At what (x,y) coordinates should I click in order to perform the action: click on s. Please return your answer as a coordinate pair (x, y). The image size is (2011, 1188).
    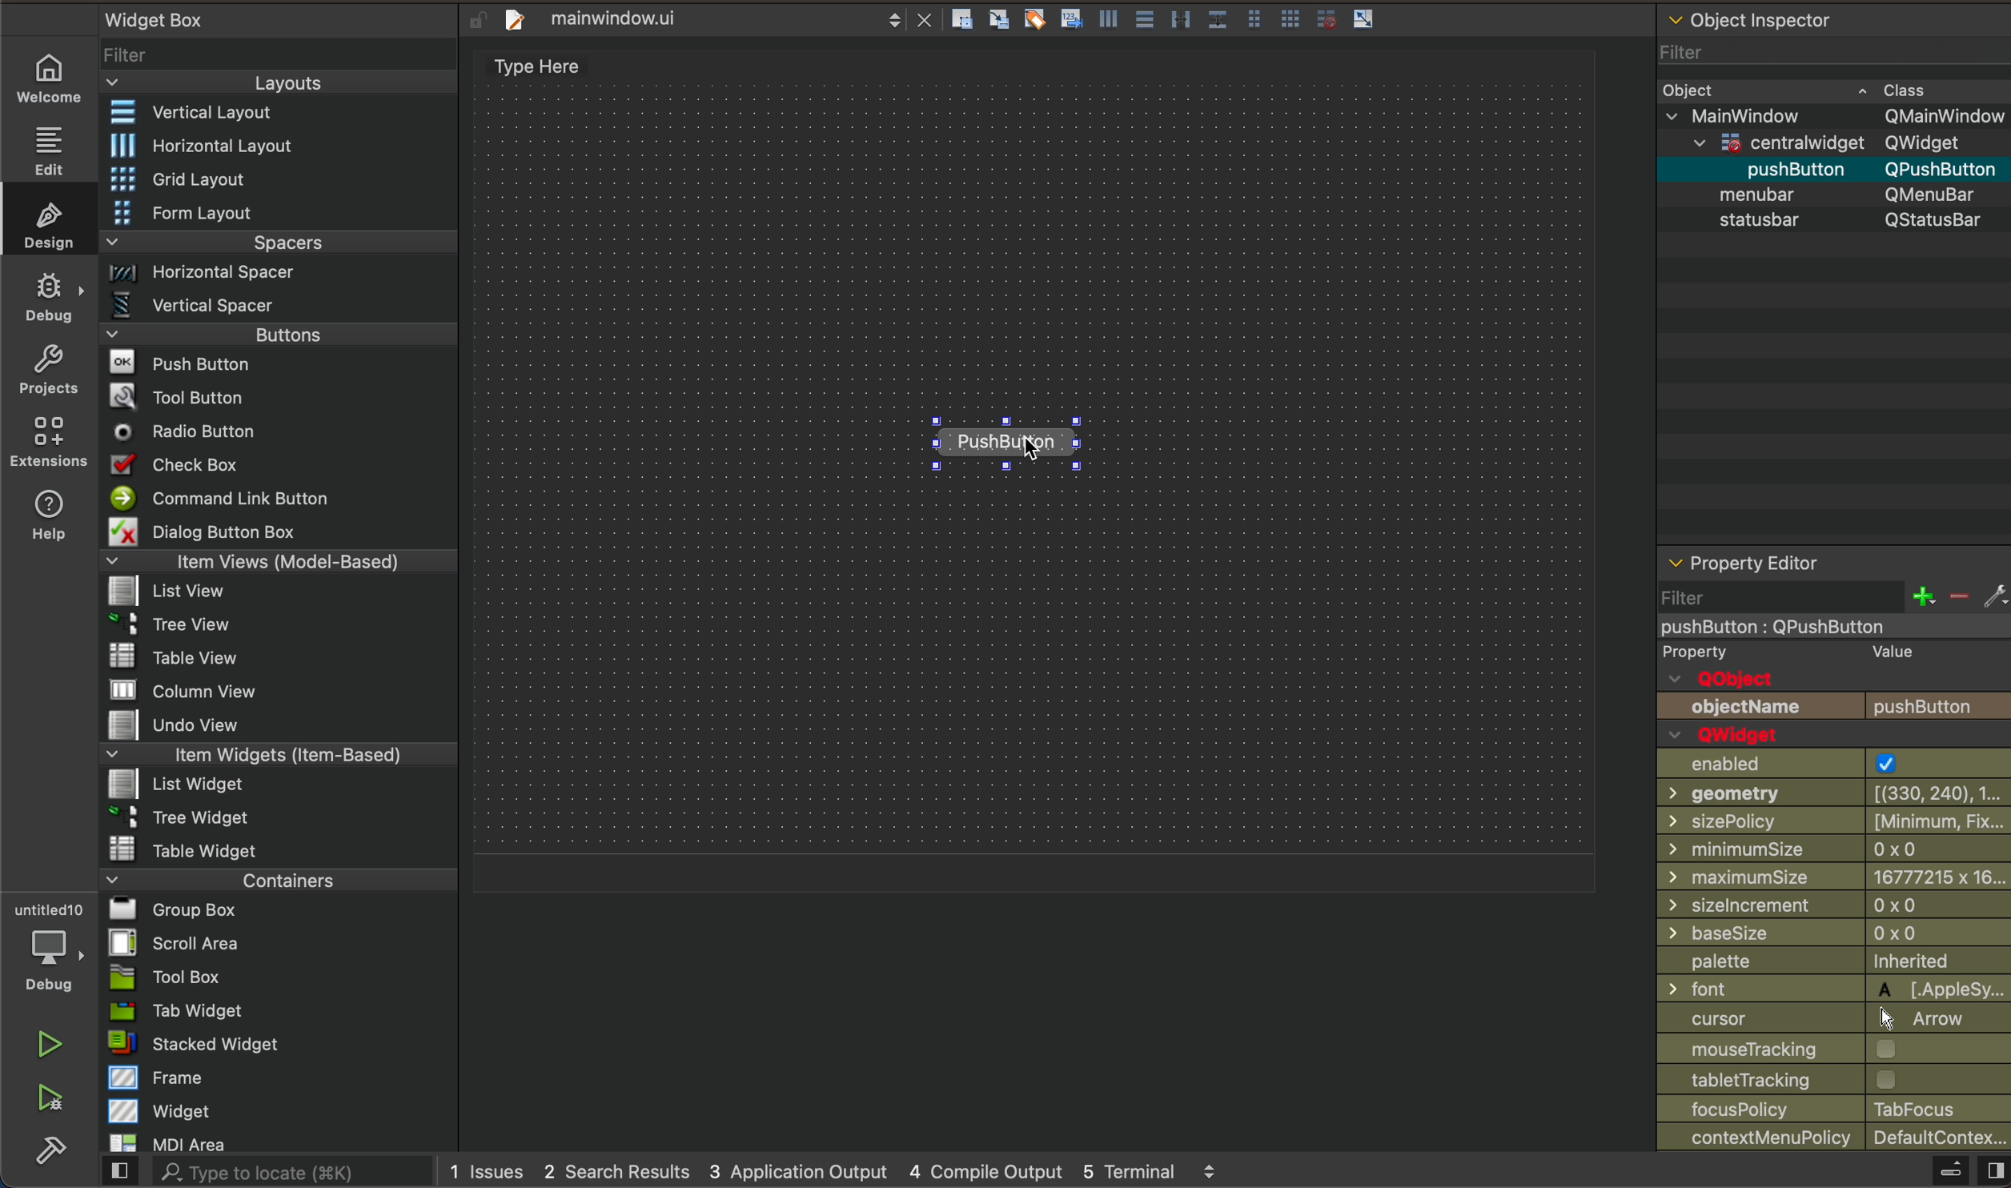
    Looking at the image, I should click on (1851, 221).